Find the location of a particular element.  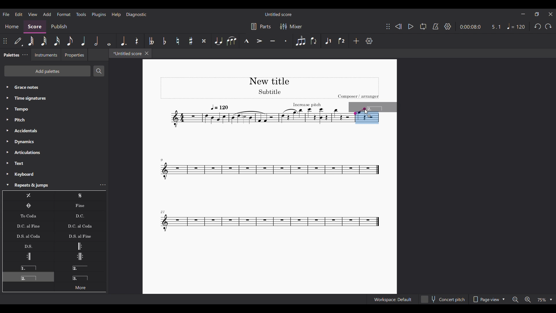

Settings is located at coordinates (448, 26).